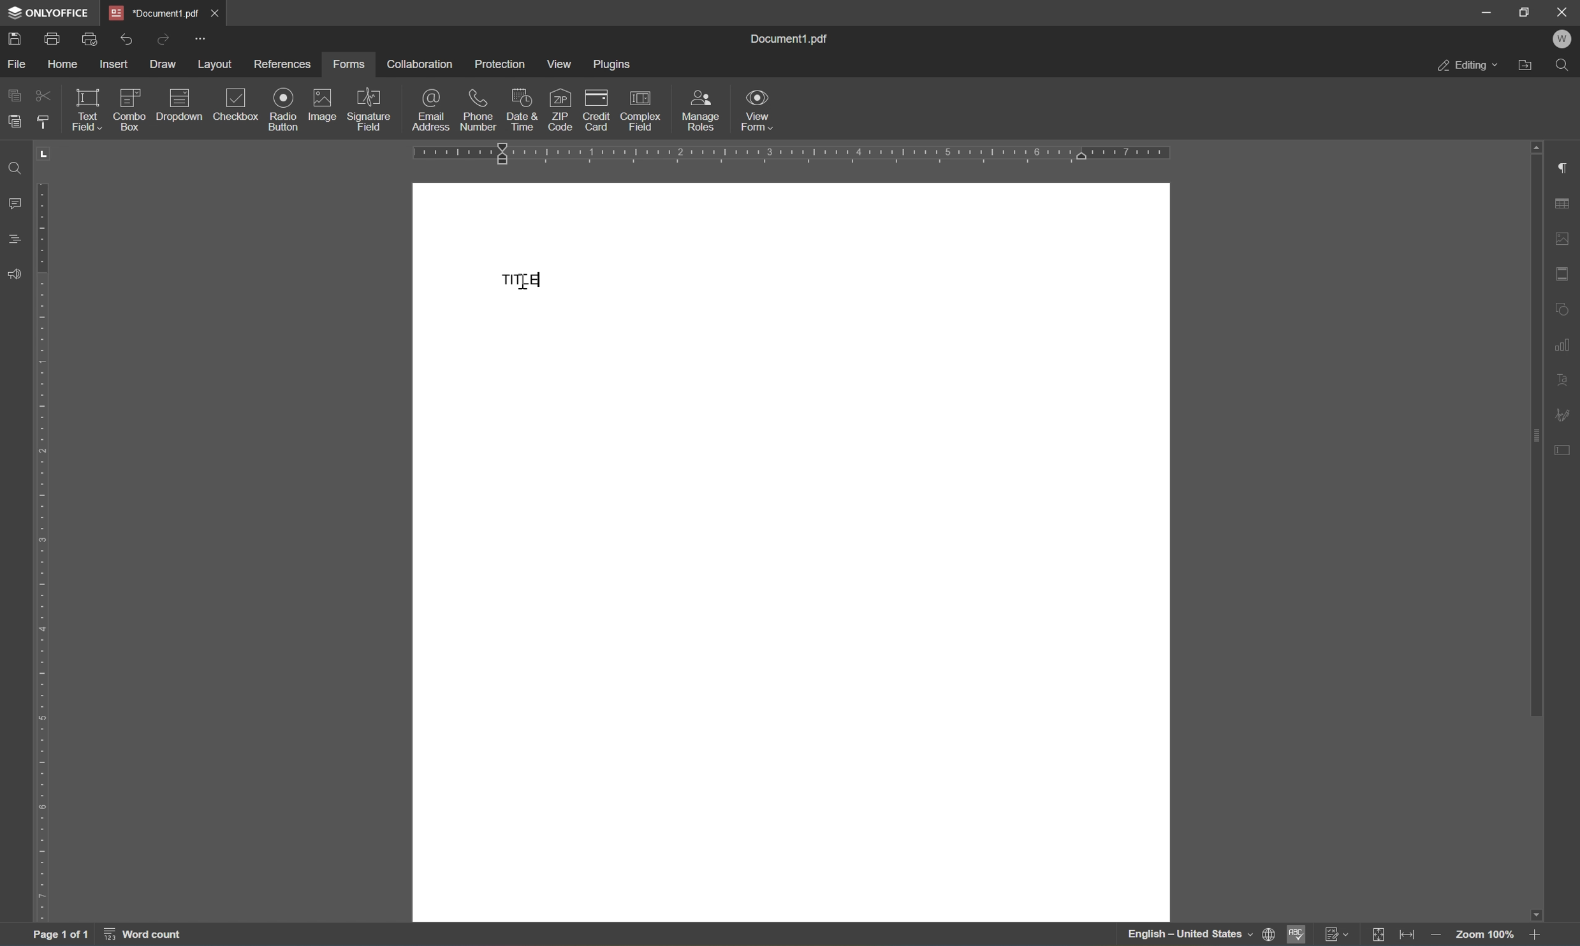 This screenshot has width=1580, height=946. What do you see at coordinates (1535, 429) in the screenshot?
I see `scroll bar` at bounding box center [1535, 429].